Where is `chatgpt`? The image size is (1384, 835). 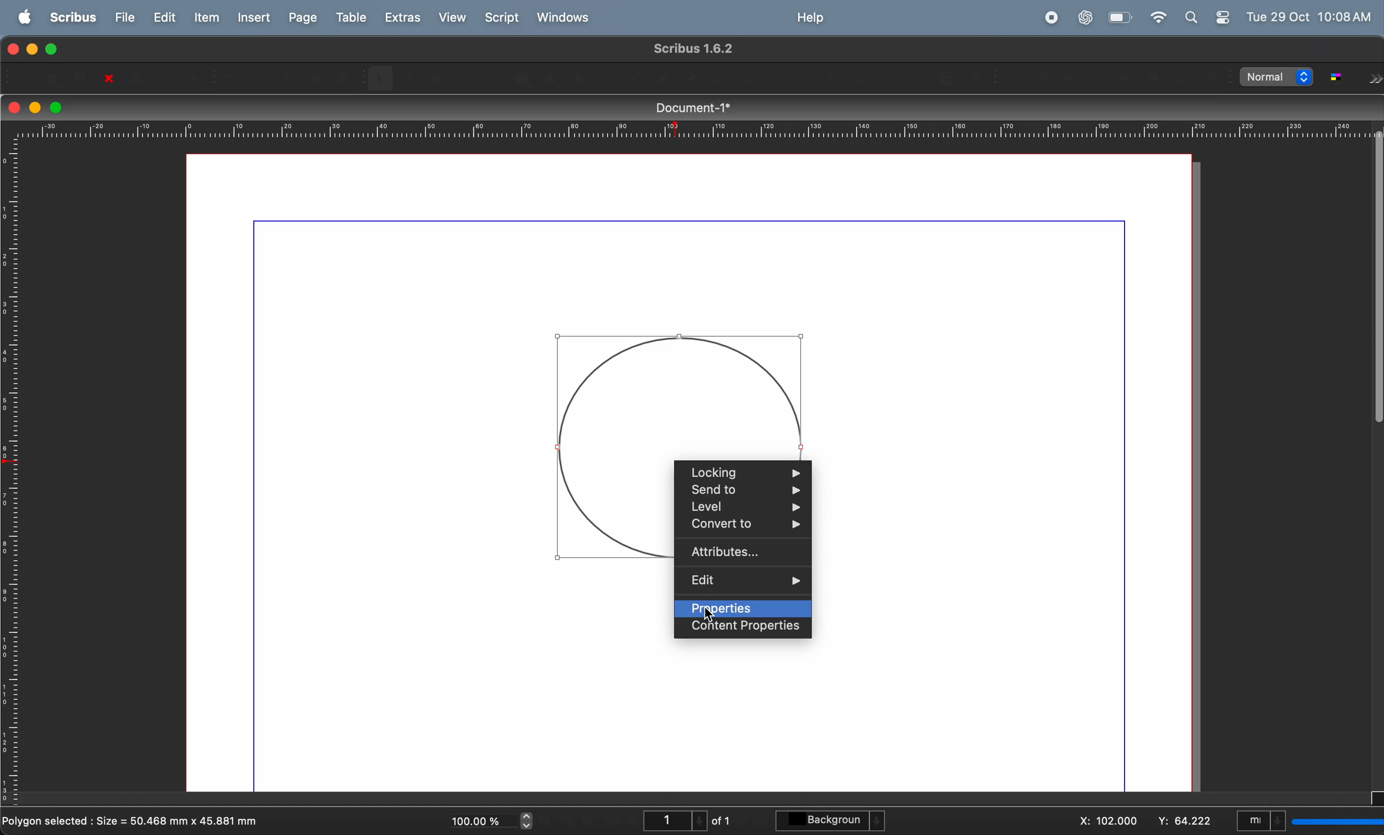
chatgpt is located at coordinates (1085, 18).